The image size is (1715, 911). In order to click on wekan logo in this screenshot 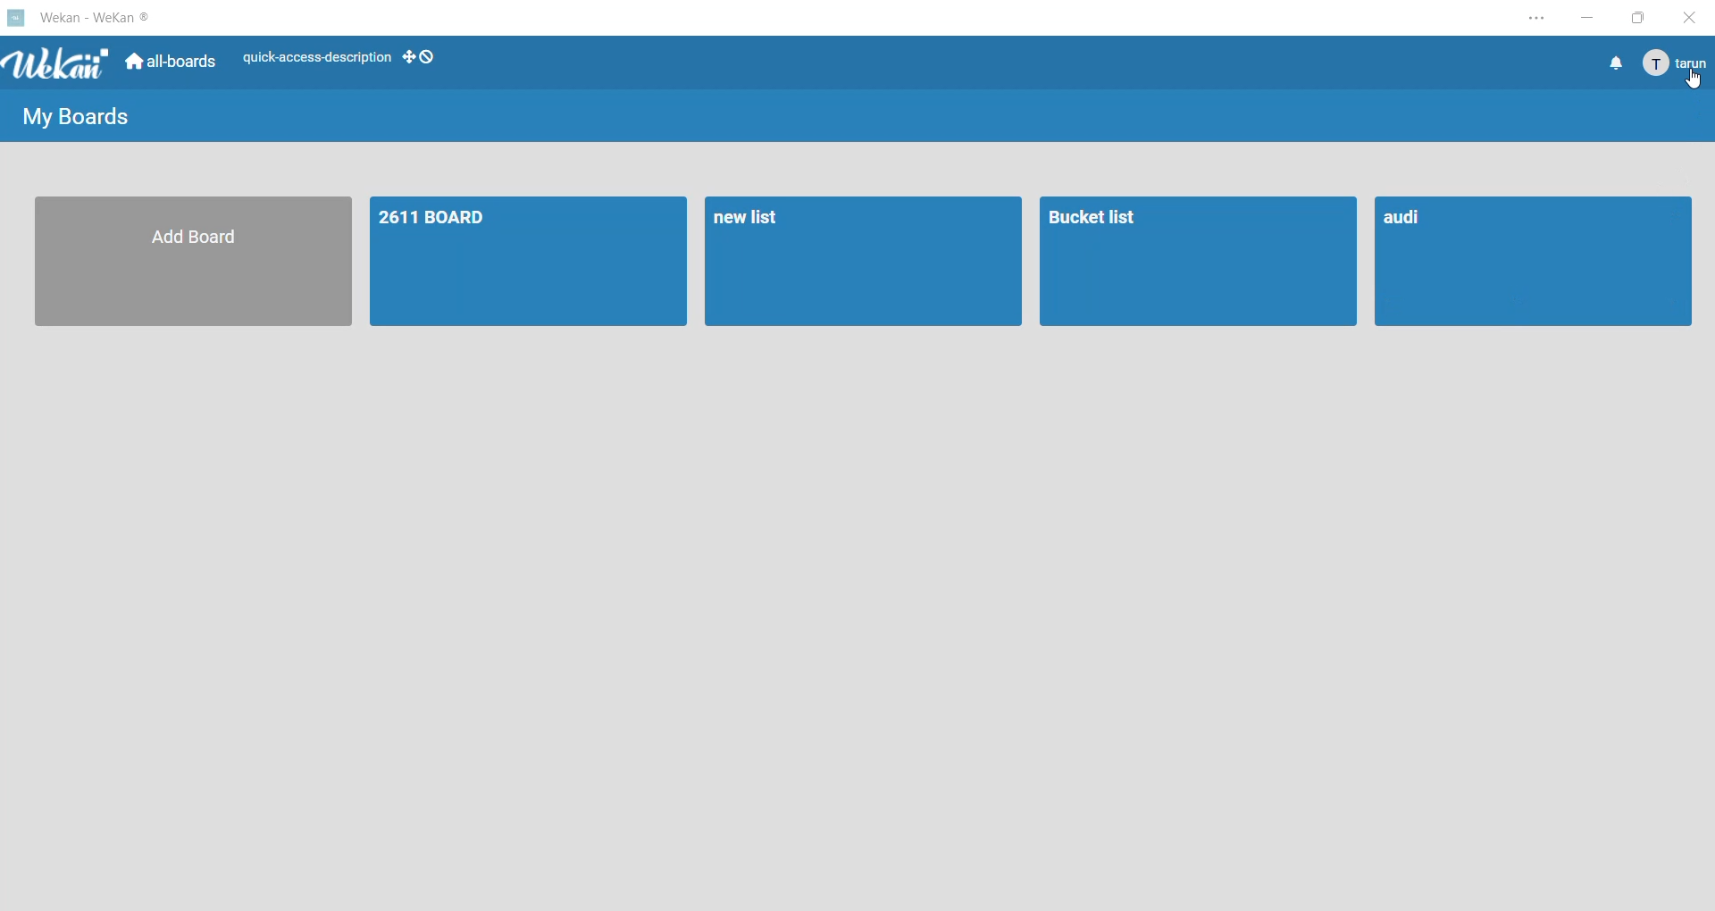, I will do `click(16, 16)`.